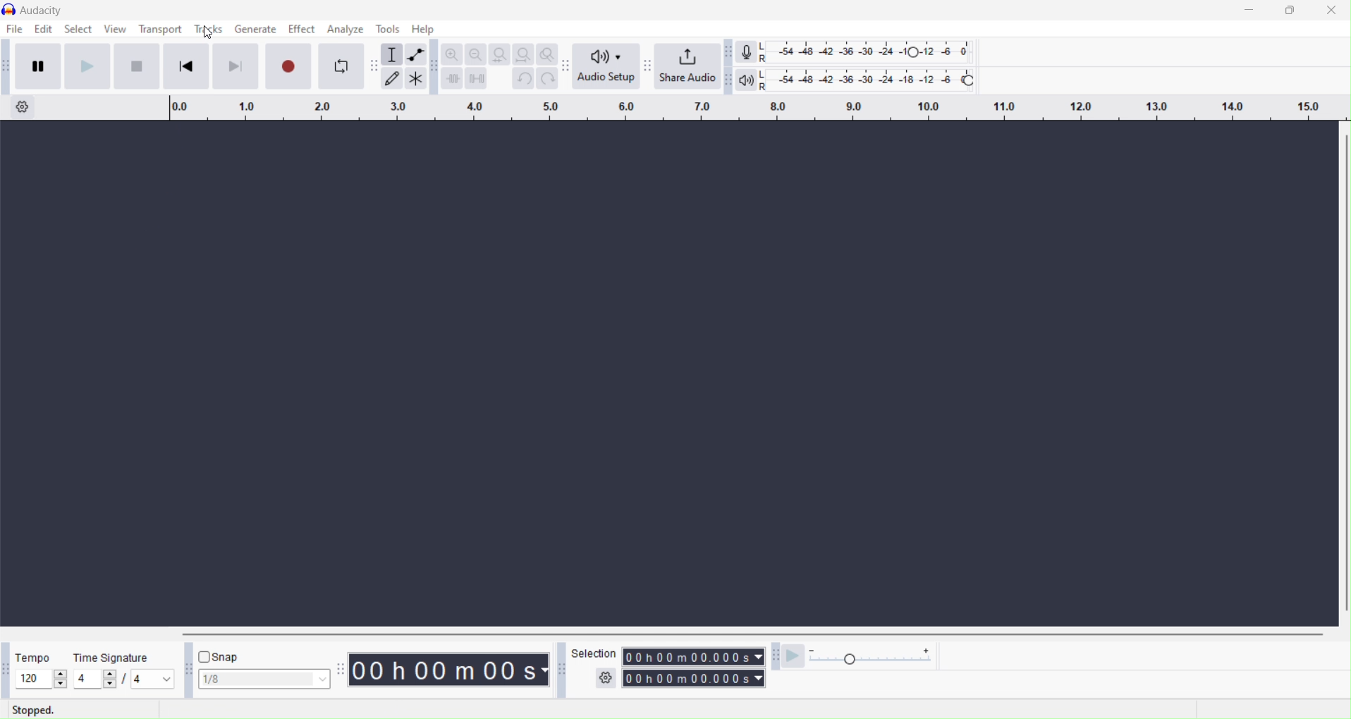 The height and width of the screenshot is (719, 1351). I want to click on Pause, so click(41, 65).